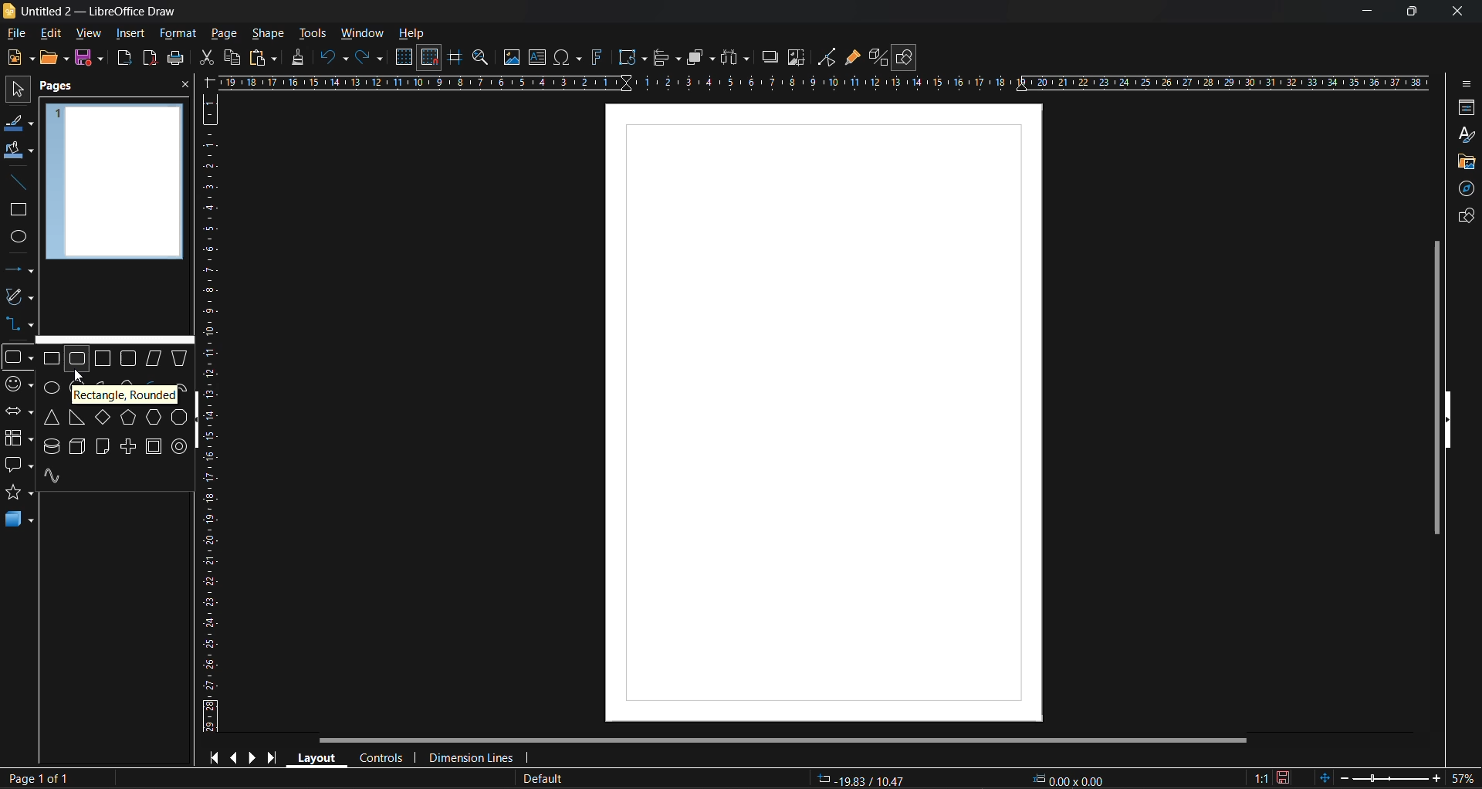 The height and width of the screenshot is (789, 1482). I want to click on fill color, so click(19, 150).